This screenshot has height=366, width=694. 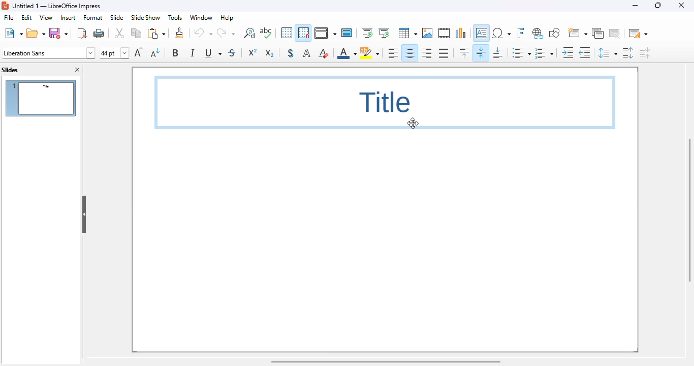 I want to click on set line spacing, so click(x=607, y=53).